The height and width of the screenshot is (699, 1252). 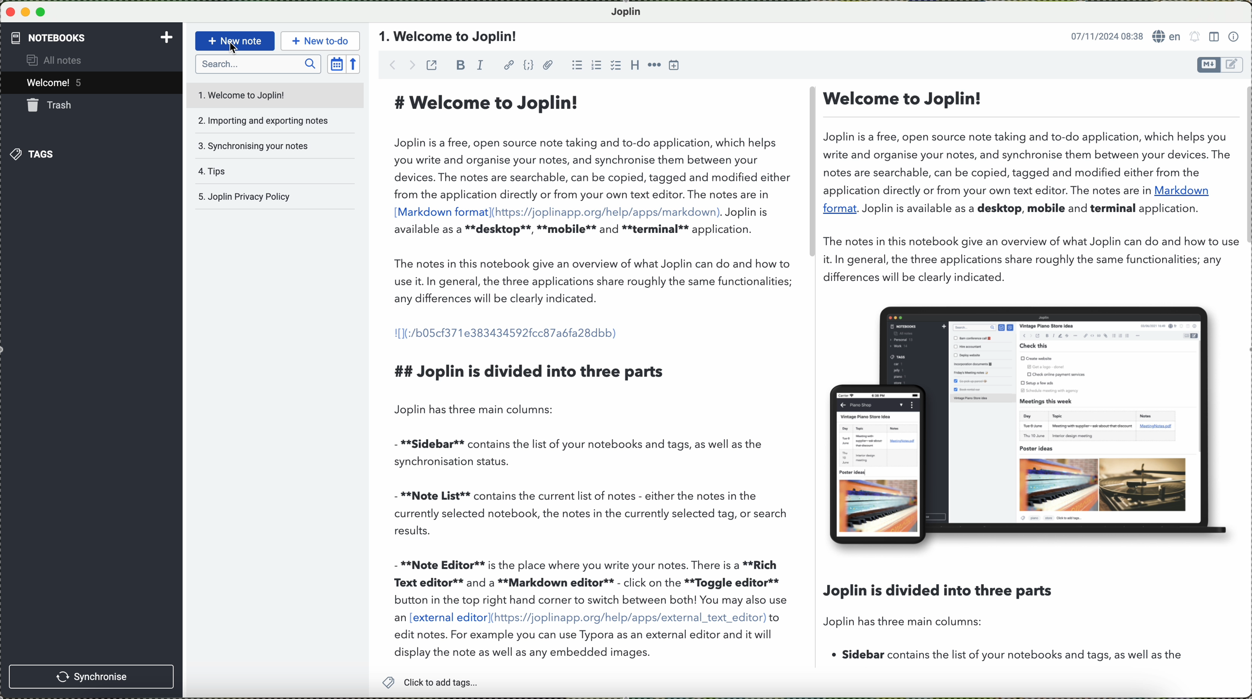 I want to click on synchronise button, so click(x=93, y=676).